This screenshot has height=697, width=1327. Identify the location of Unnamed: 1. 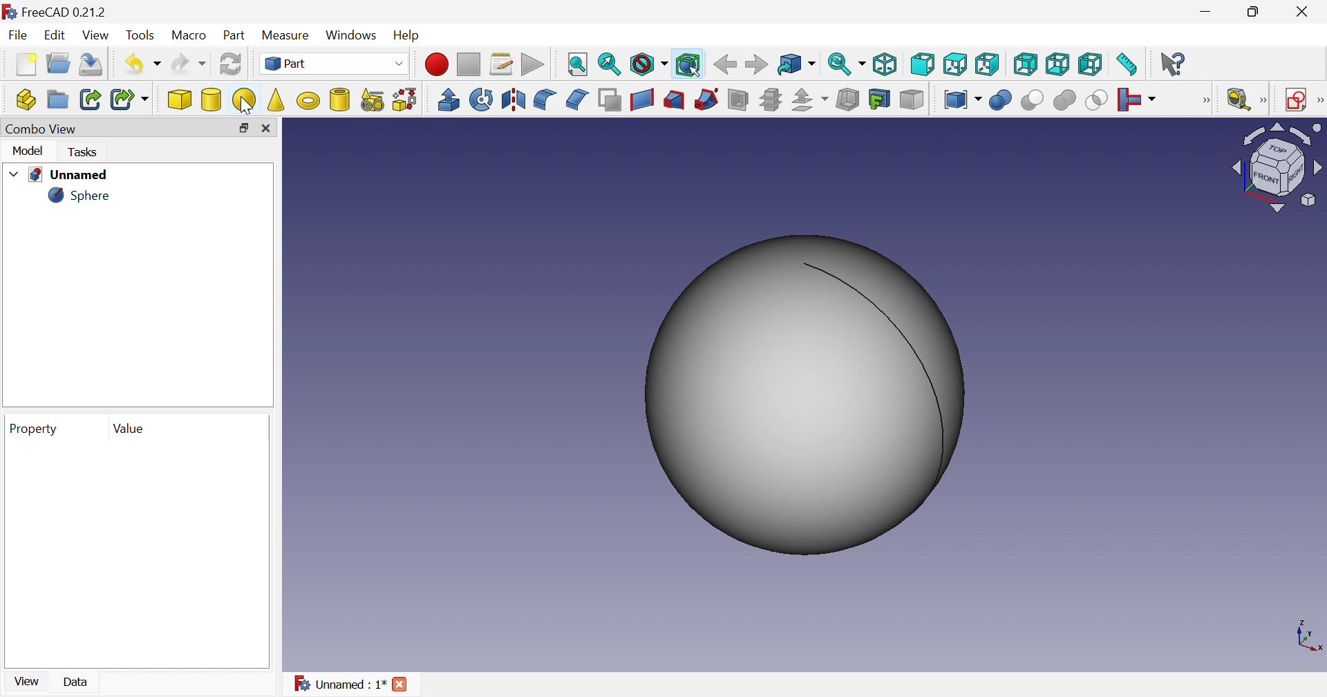
(340, 685).